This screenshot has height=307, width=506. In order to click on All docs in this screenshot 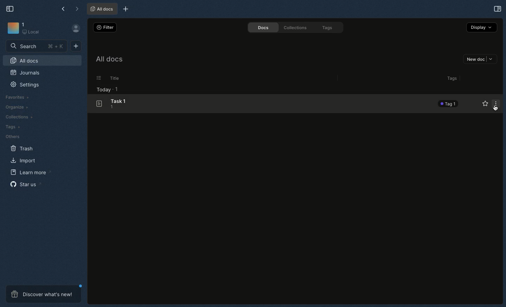, I will do `click(41, 60)`.